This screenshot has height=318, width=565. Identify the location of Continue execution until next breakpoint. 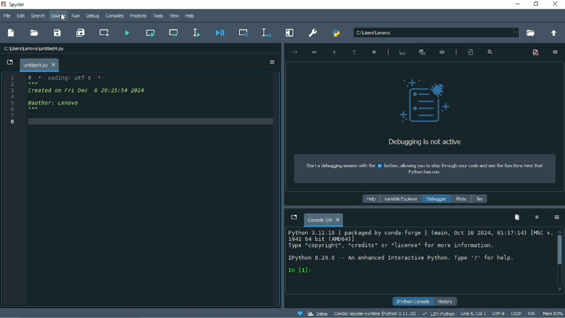
(315, 52).